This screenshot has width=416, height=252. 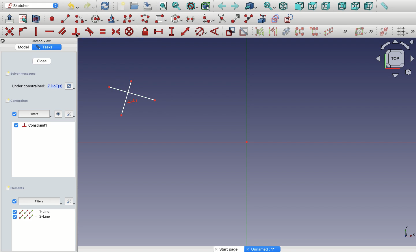 What do you see at coordinates (222, 19) in the screenshot?
I see `trim edge` at bounding box center [222, 19].